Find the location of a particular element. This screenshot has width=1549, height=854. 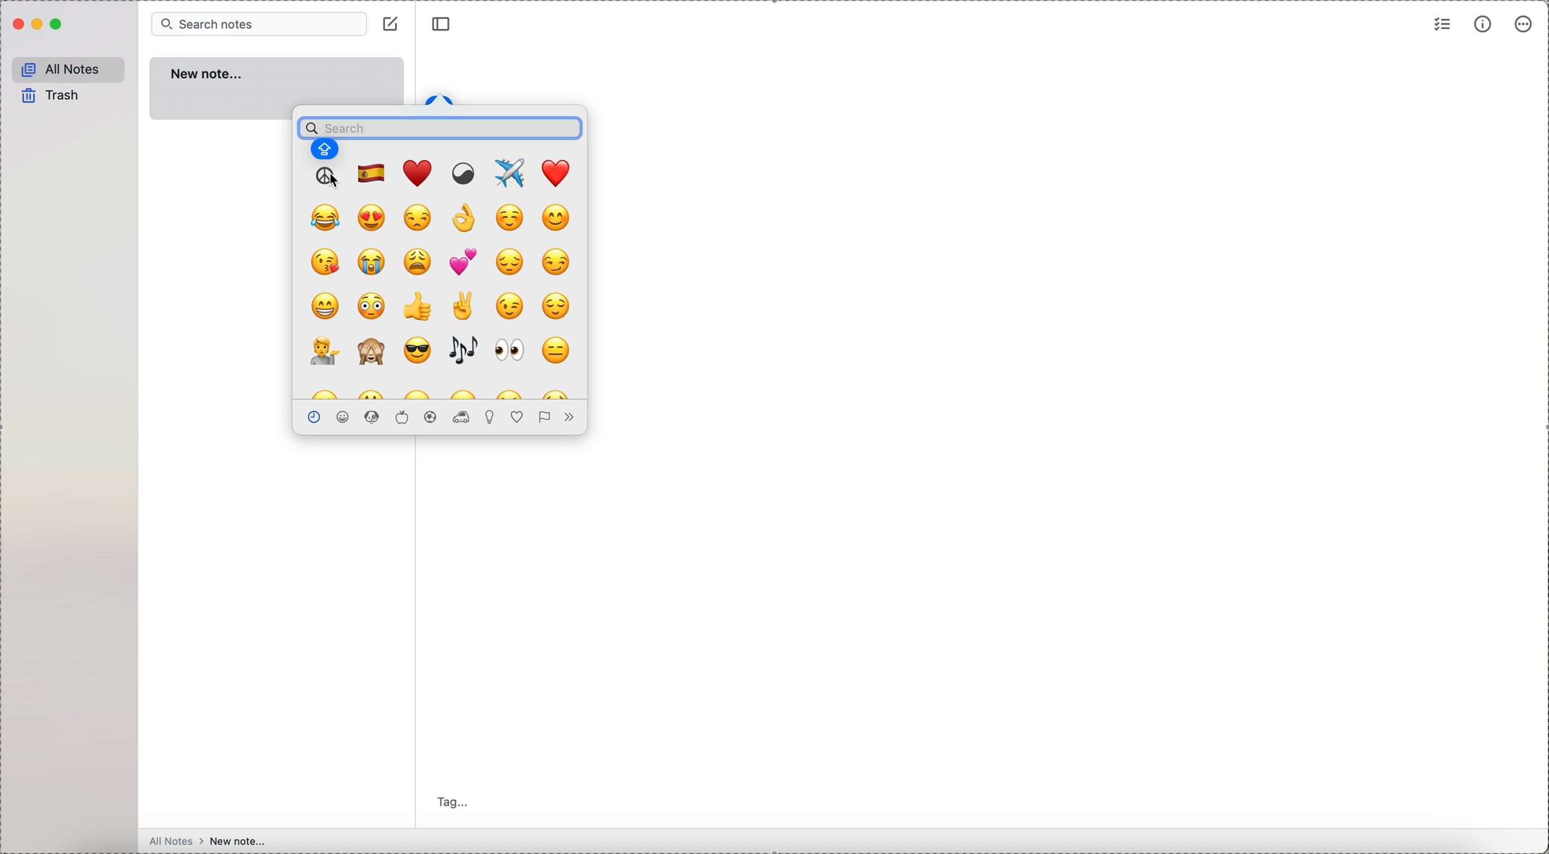

emojis is located at coordinates (463, 417).